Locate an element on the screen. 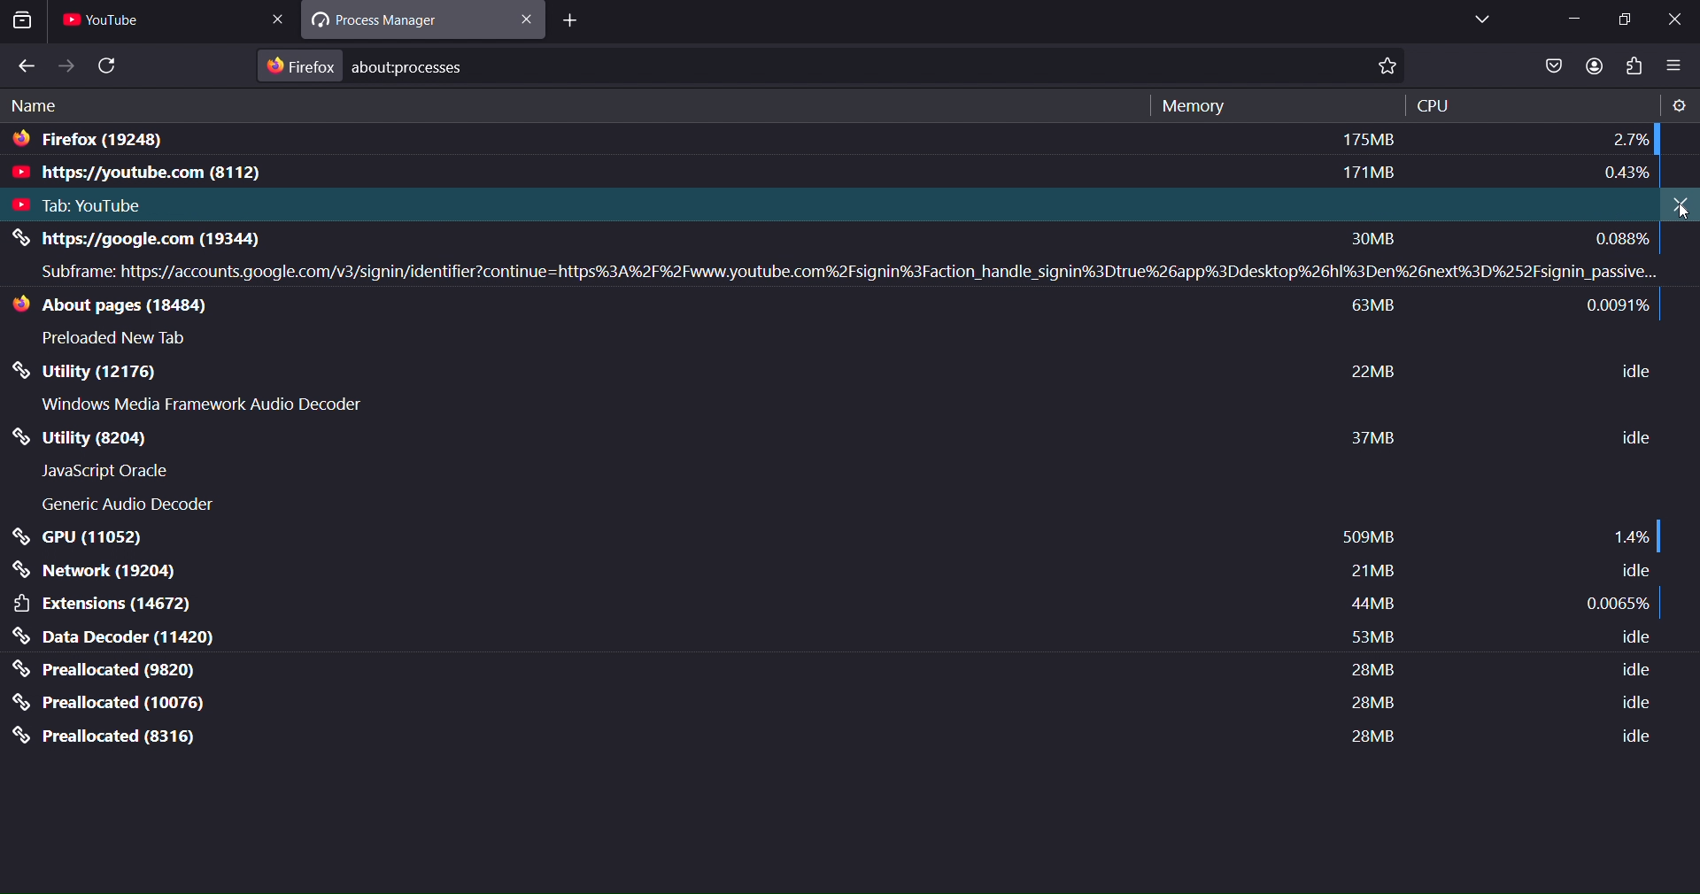  cursor is located at coordinates (1684, 217).